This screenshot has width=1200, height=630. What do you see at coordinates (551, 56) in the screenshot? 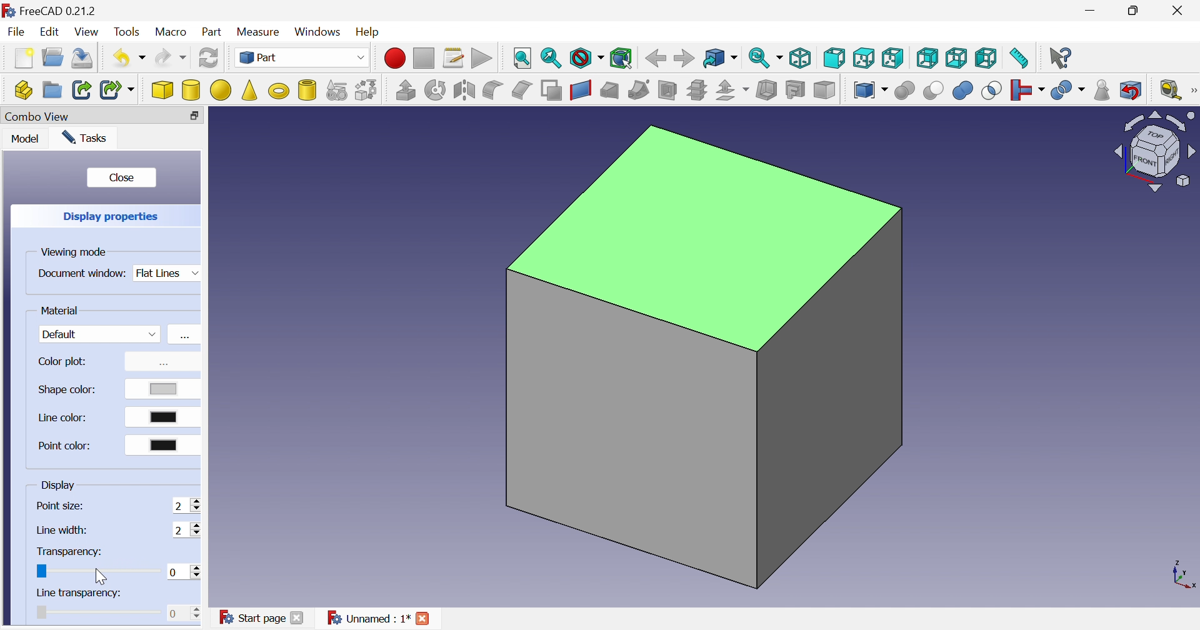
I see `Fit selection` at bounding box center [551, 56].